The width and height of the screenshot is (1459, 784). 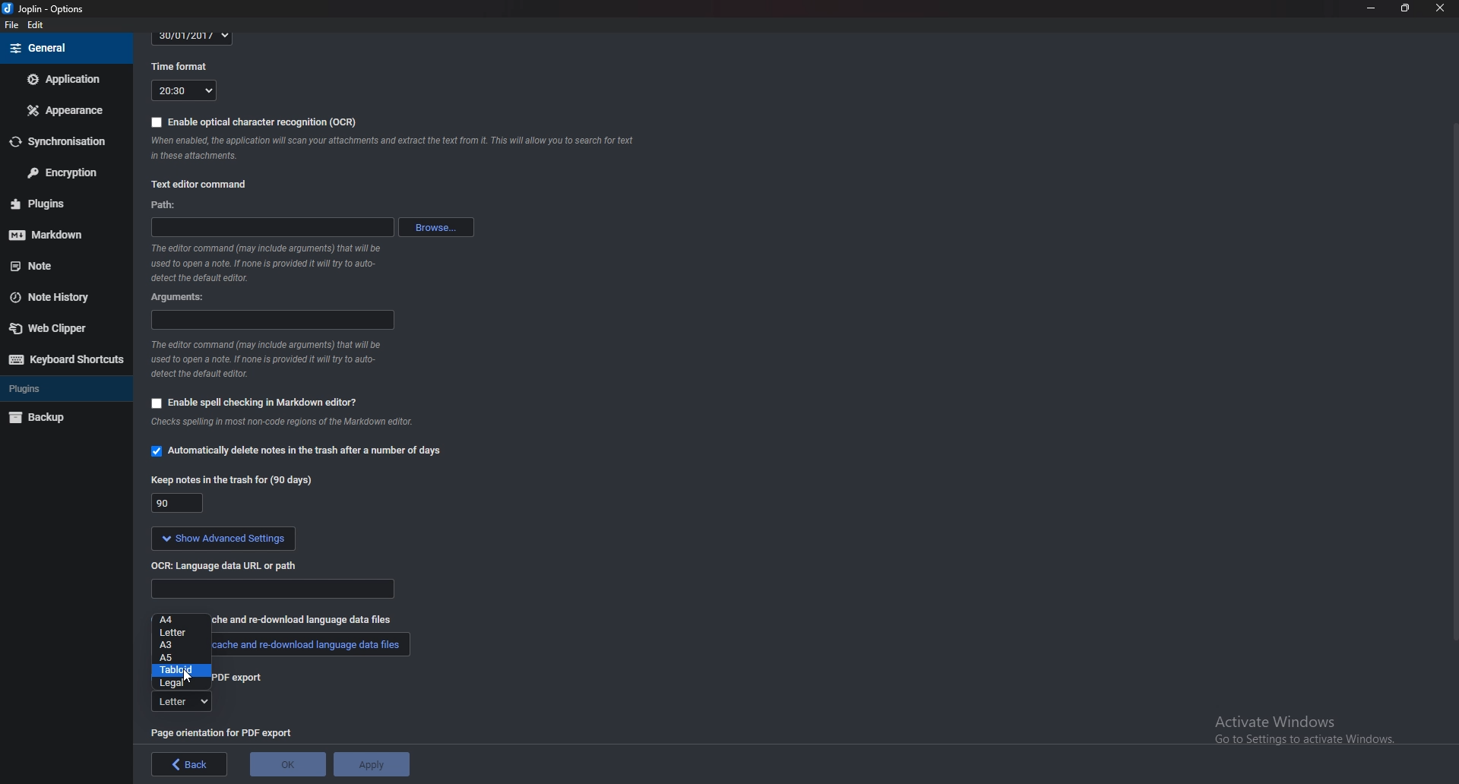 I want to click on cursor, so click(x=189, y=675).